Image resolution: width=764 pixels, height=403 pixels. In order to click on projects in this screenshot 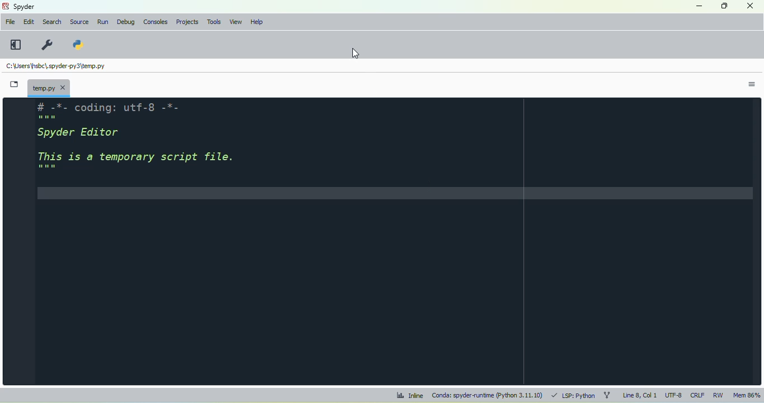, I will do `click(188, 22)`.